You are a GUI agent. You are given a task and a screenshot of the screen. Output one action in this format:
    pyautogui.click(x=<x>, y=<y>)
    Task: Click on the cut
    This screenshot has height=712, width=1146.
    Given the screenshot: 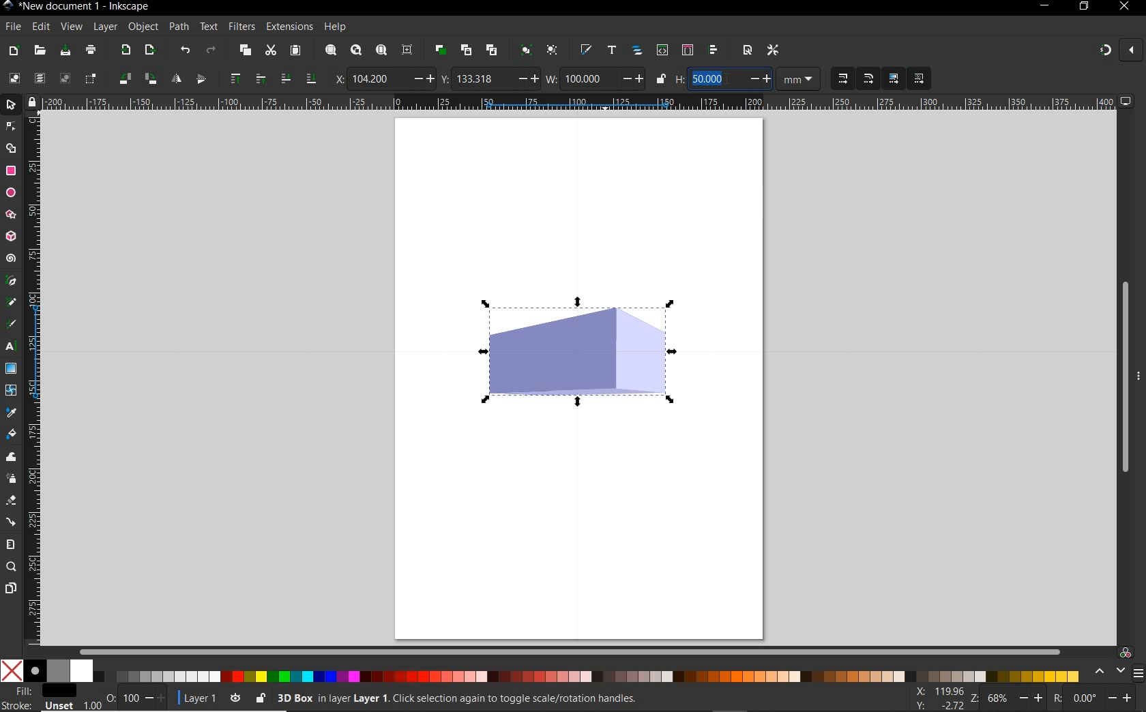 What is the action you would take?
    pyautogui.click(x=270, y=50)
    